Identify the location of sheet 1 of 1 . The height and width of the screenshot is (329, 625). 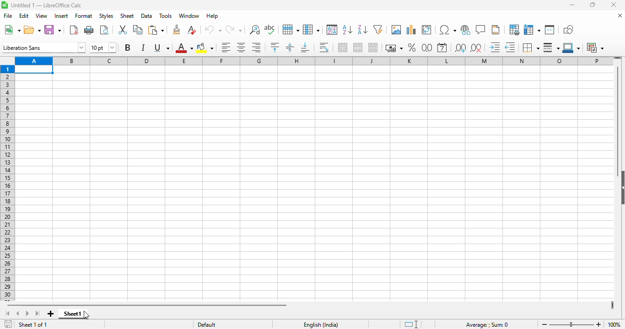
(33, 324).